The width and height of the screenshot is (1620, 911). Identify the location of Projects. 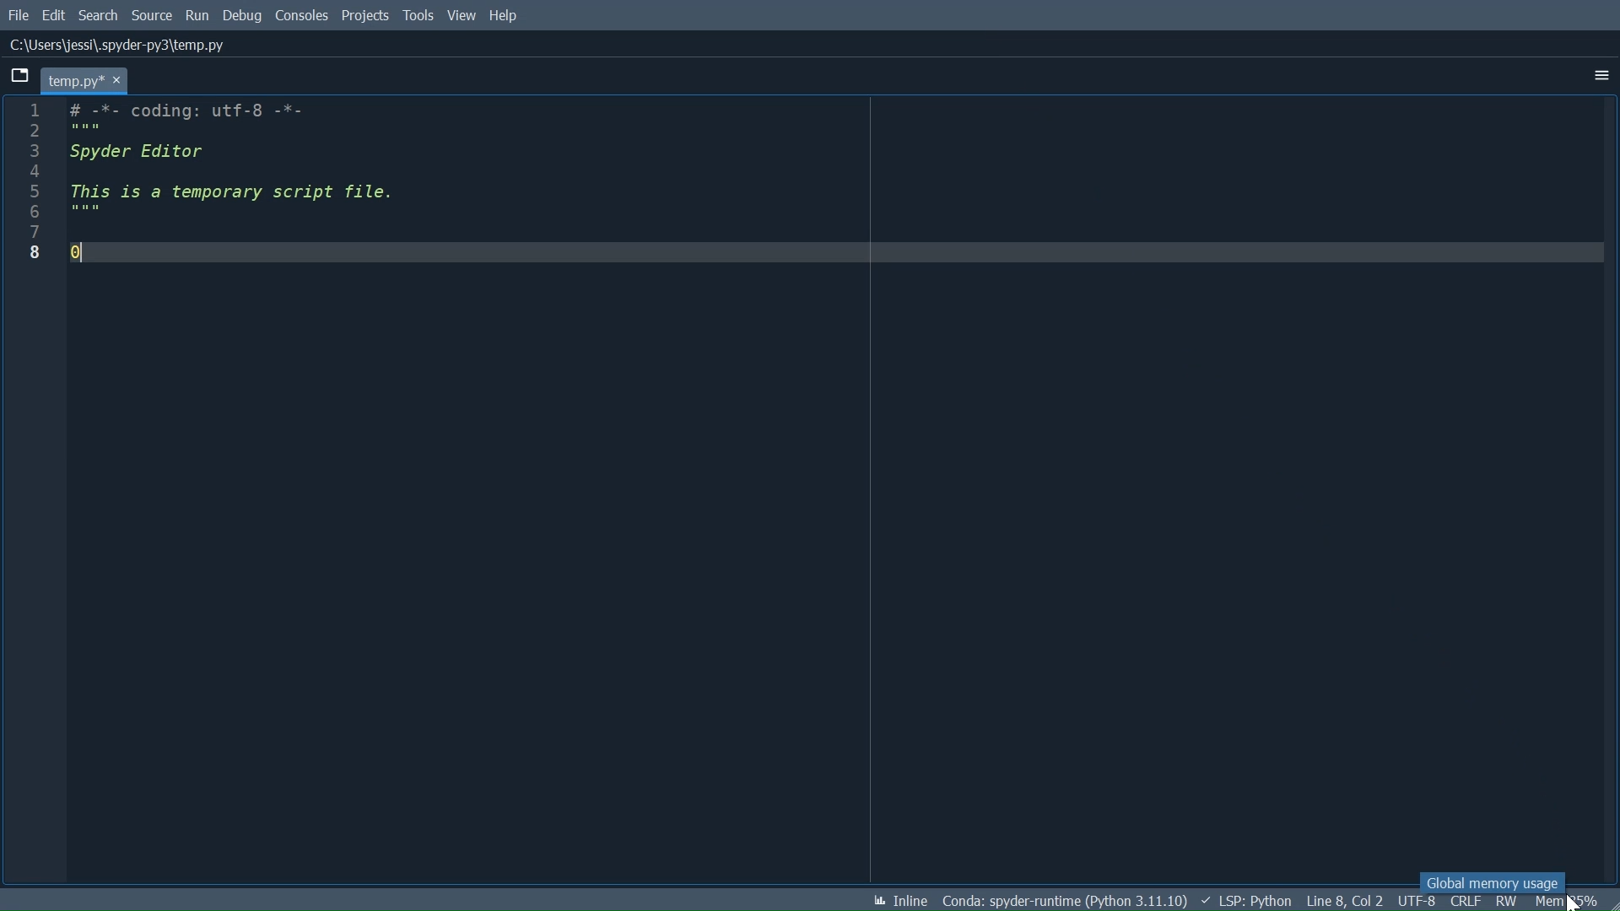
(366, 15).